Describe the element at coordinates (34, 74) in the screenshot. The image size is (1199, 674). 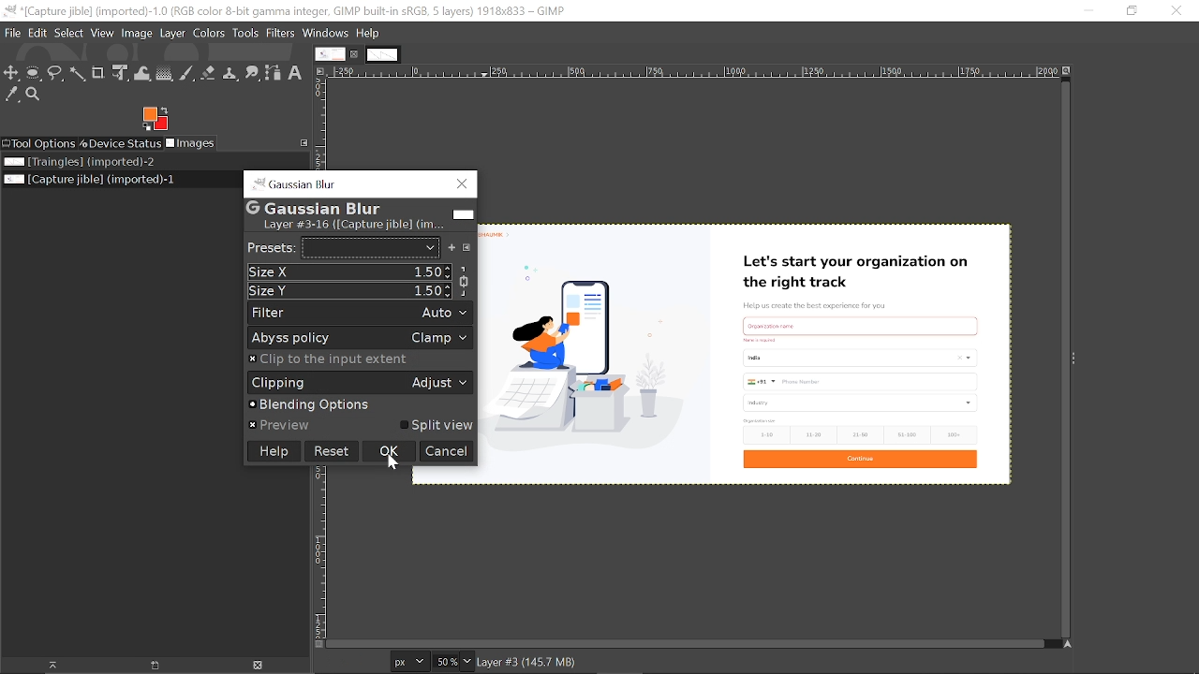
I see `Ellipse select tool` at that location.